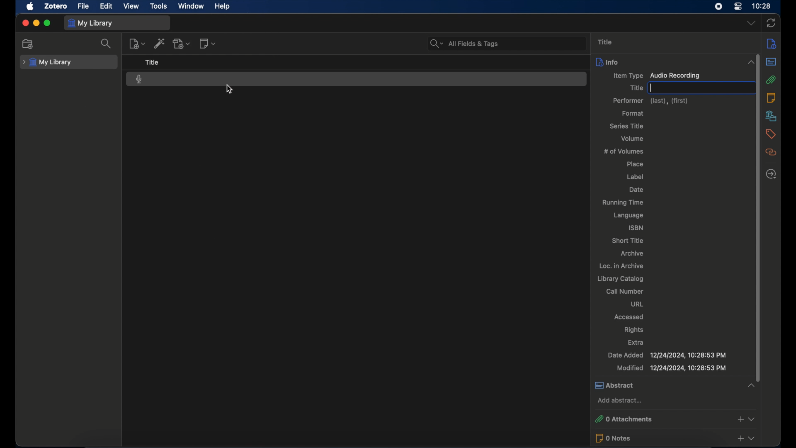 Image resolution: width=796 pixels, height=448 pixels. What do you see at coordinates (772, 135) in the screenshot?
I see `tags` at bounding box center [772, 135].